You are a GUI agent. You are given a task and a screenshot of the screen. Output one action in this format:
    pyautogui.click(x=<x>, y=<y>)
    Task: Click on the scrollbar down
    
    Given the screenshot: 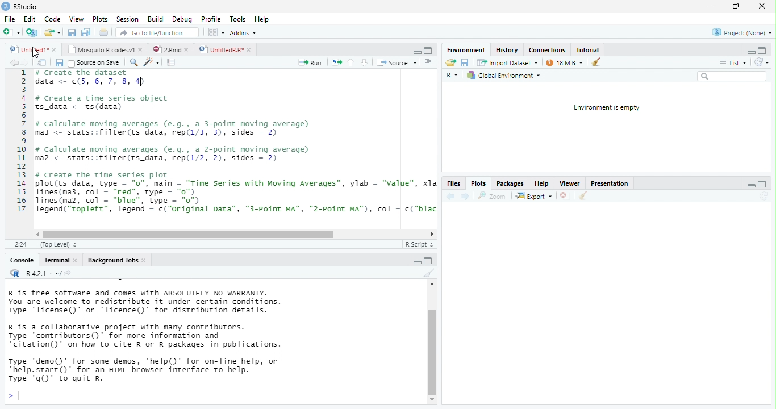 What is the action you would take?
    pyautogui.click(x=432, y=400)
    